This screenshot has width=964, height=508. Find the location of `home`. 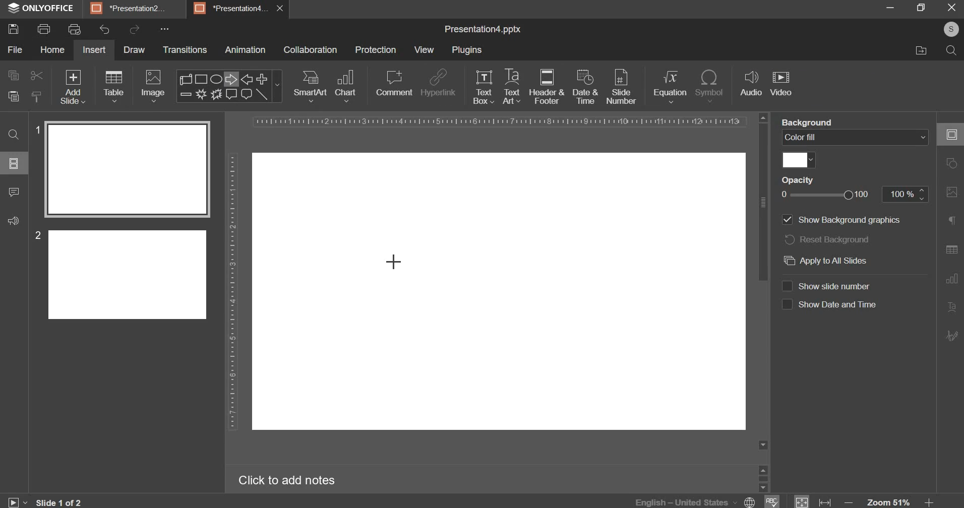

home is located at coordinates (52, 50).